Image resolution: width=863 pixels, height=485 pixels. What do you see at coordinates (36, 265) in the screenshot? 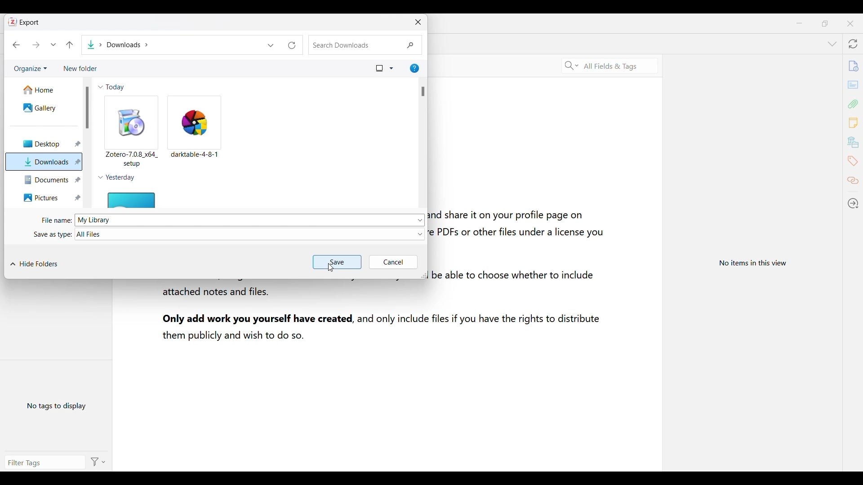
I see `Hide folders` at bounding box center [36, 265].